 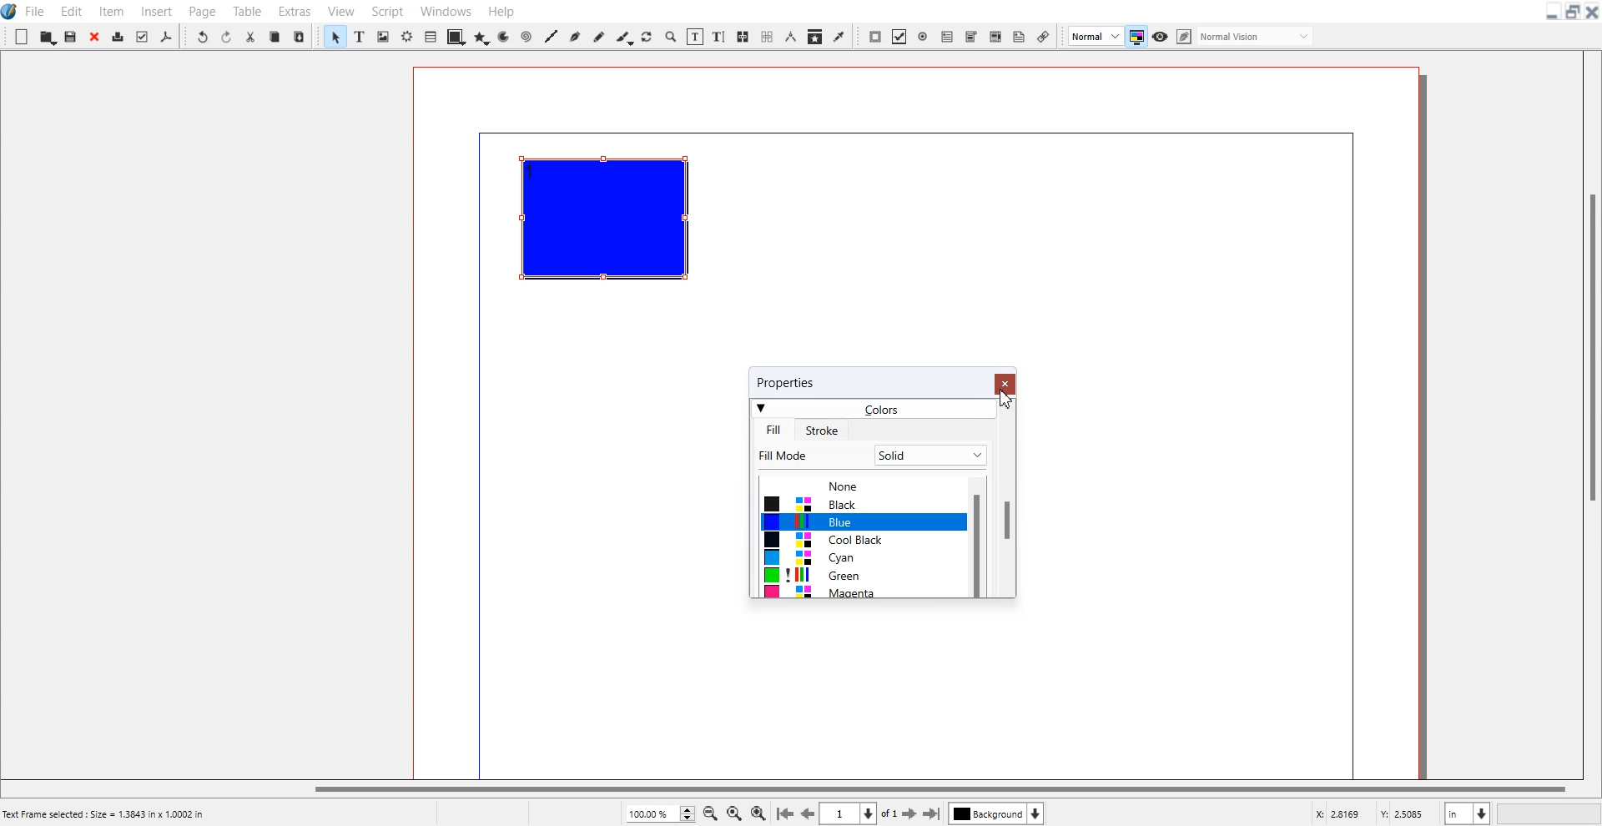 I want to click on Close, so click(x=95, y=36).